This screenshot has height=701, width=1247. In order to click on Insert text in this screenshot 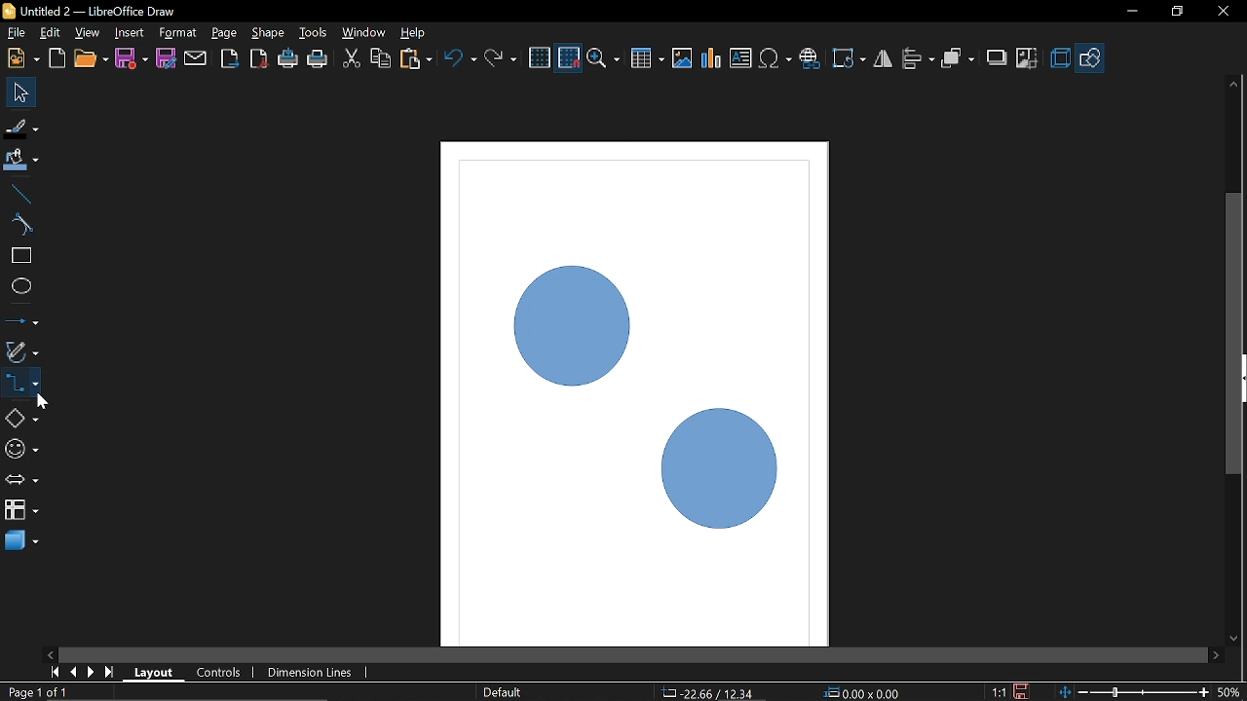, I will do `click(742, 59)`.